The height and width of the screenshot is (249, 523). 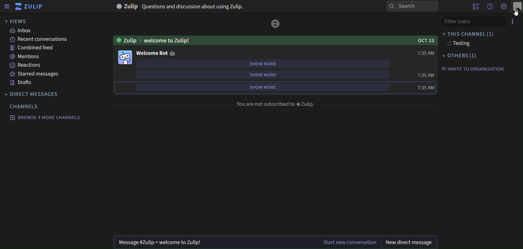 I want to click on browse 4 more channels, so click(x=44, y=118).